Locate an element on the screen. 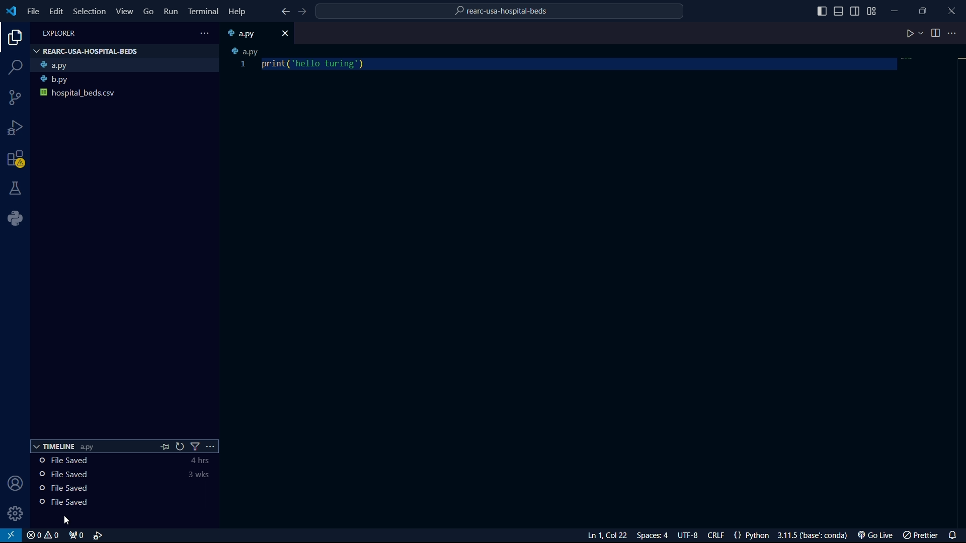 The width and height of the screenshot is (966, 543). code is located at coordinates (315, 64).